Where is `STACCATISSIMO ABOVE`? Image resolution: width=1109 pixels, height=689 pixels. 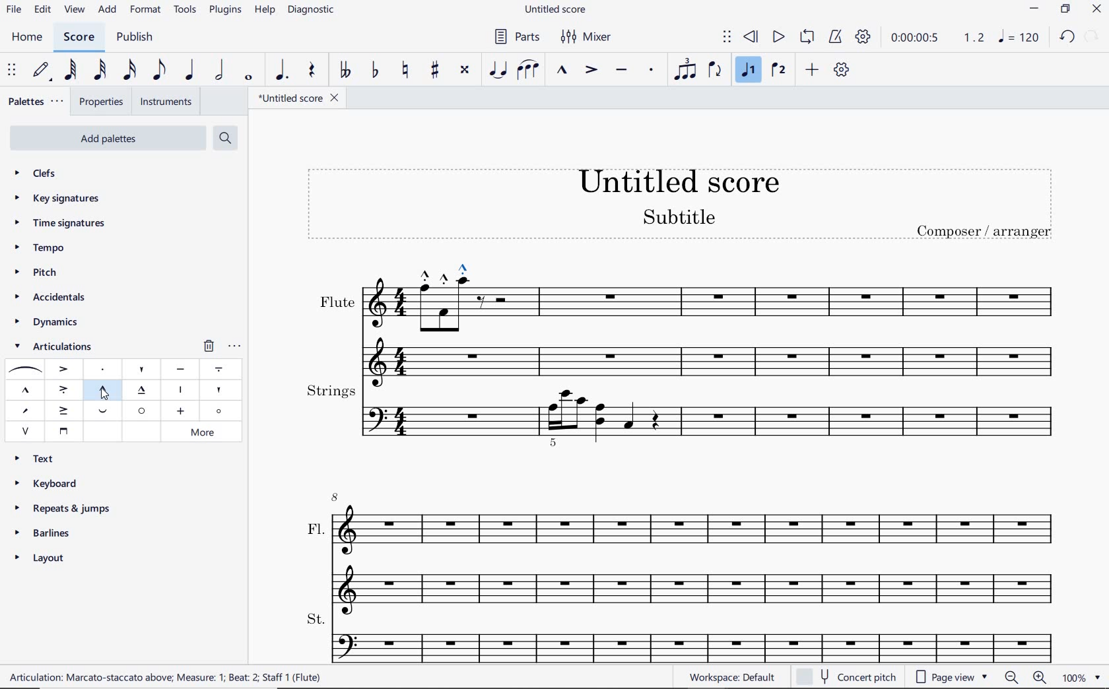
STACCATISSIMO ABOVE is located at coordinates (142, 368).